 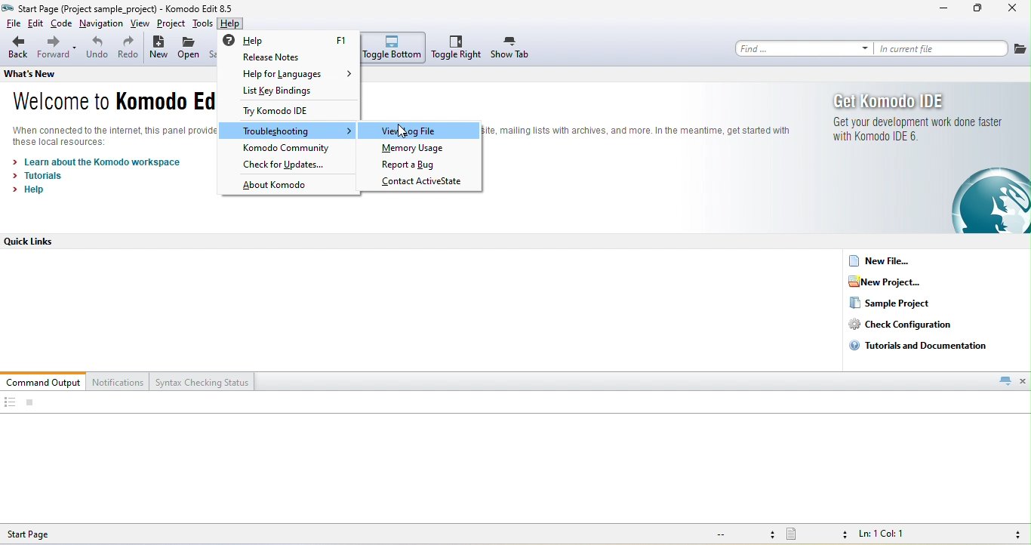 I want to click on toggle view, so click(x=9, y=403).